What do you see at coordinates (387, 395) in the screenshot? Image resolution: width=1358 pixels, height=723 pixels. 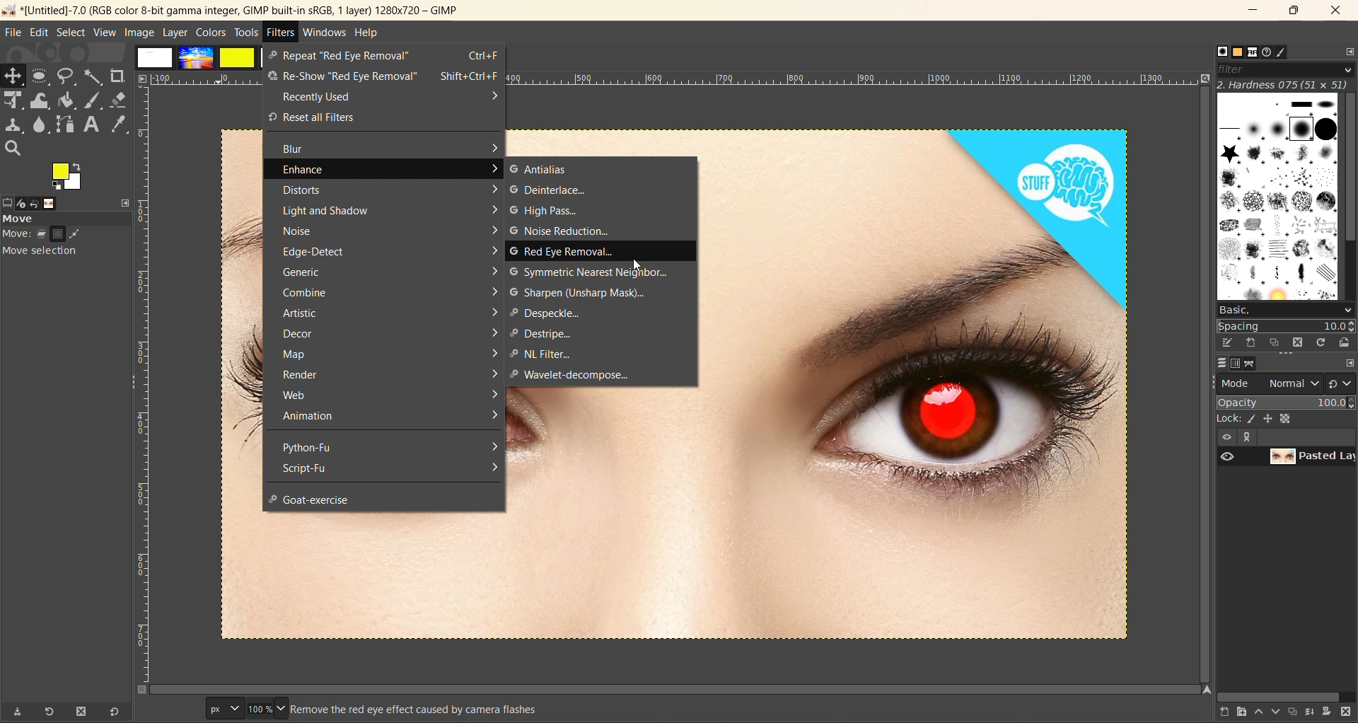 I see `web` at bounding box center [387, 395].